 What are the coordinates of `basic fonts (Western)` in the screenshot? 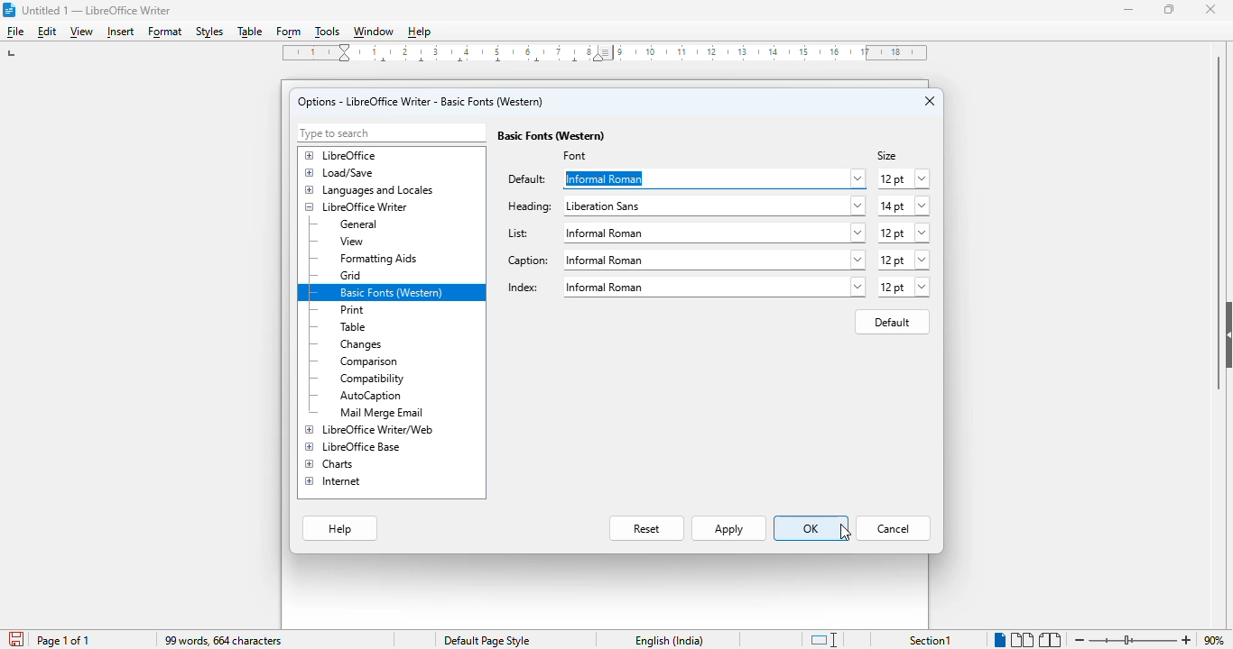 It's located at (552, 135).